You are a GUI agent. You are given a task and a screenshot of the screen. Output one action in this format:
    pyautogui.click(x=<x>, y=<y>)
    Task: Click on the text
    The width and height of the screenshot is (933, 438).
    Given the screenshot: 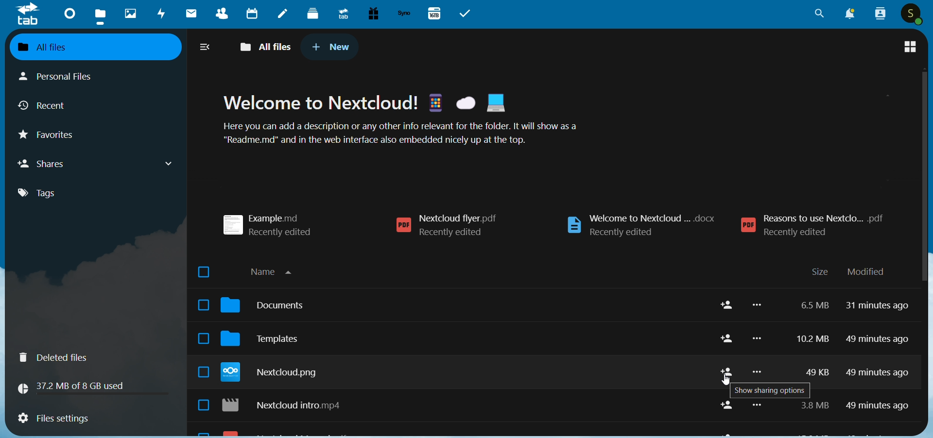 What is the action you would take?
    pyautogui.click(x=411, y=120)
    